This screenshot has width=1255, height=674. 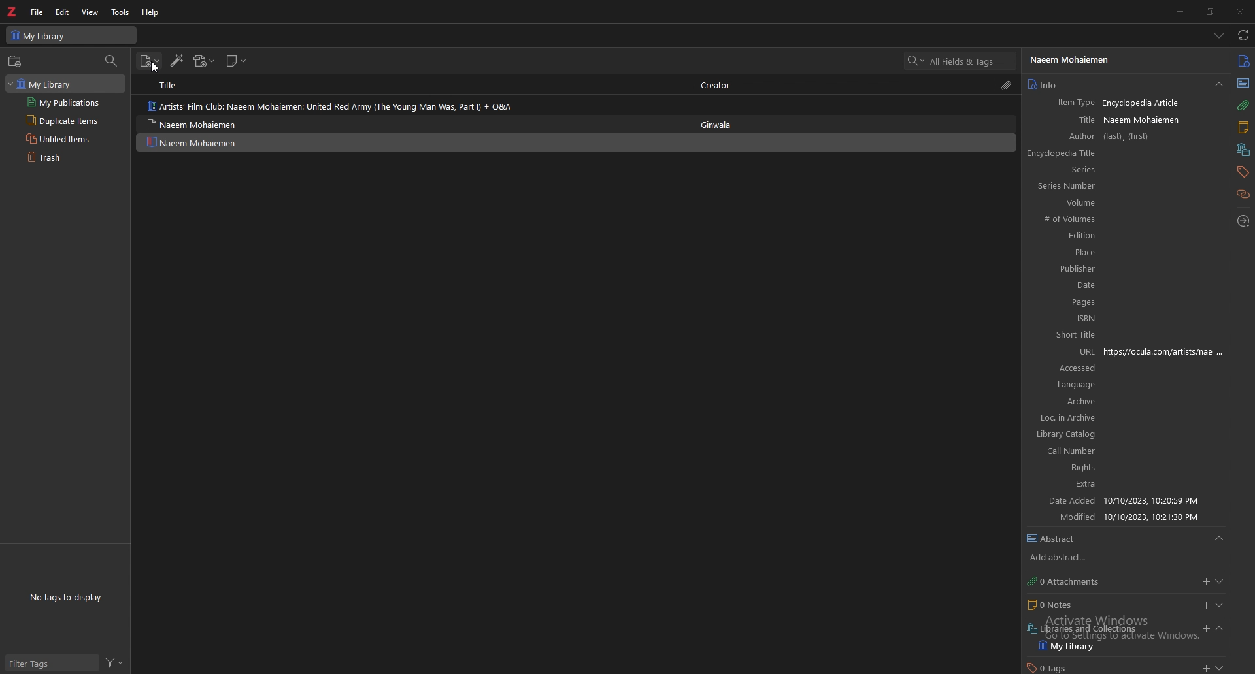 What do you see at coordinates (159, 68) in the screenshot?
I see `Cursor` at bounding box center [159, 68].